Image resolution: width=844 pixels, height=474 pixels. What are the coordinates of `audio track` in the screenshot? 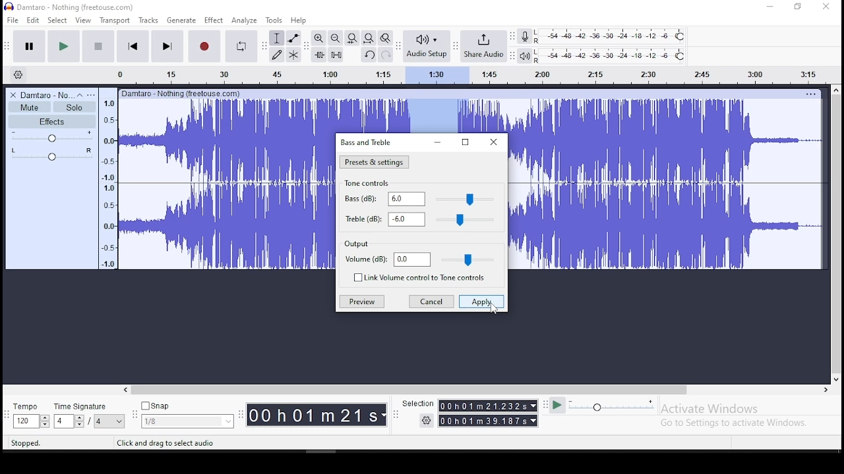 It's located at (668, 226).